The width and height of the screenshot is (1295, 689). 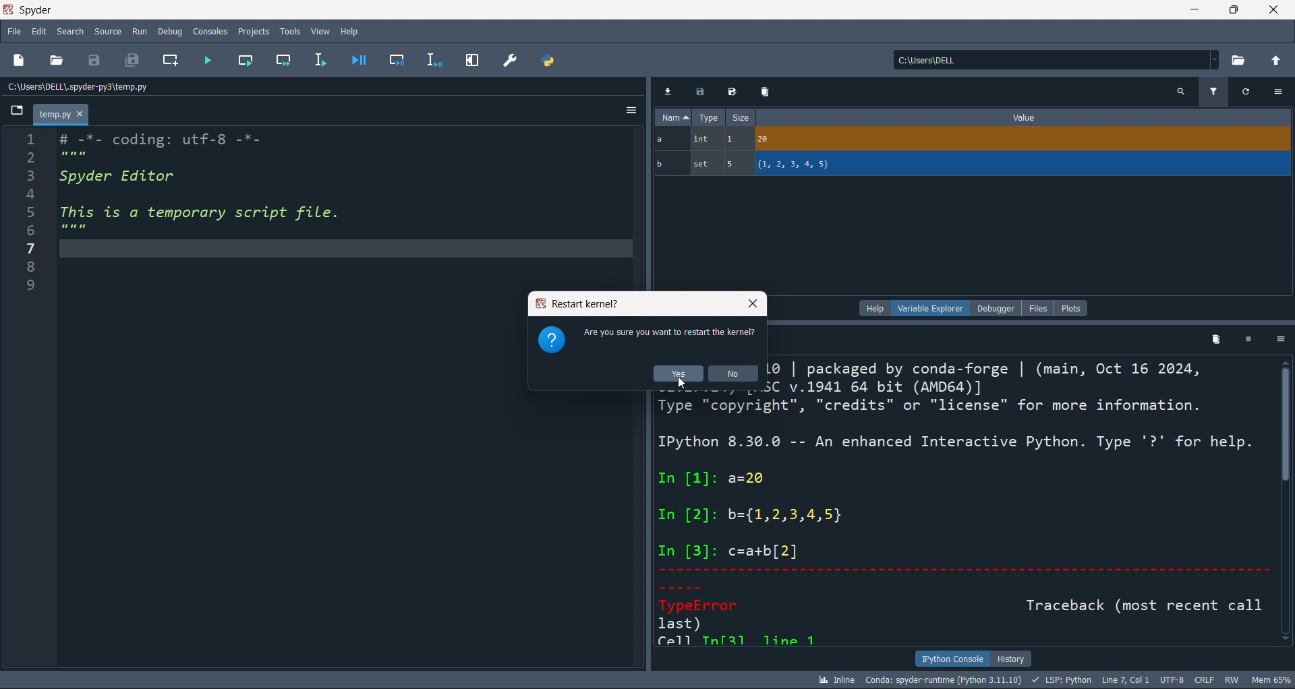 What do you see at coordinates (1287, 504) in the screenshot?
I see `scroll bar` at bounding box center [1287, 504].